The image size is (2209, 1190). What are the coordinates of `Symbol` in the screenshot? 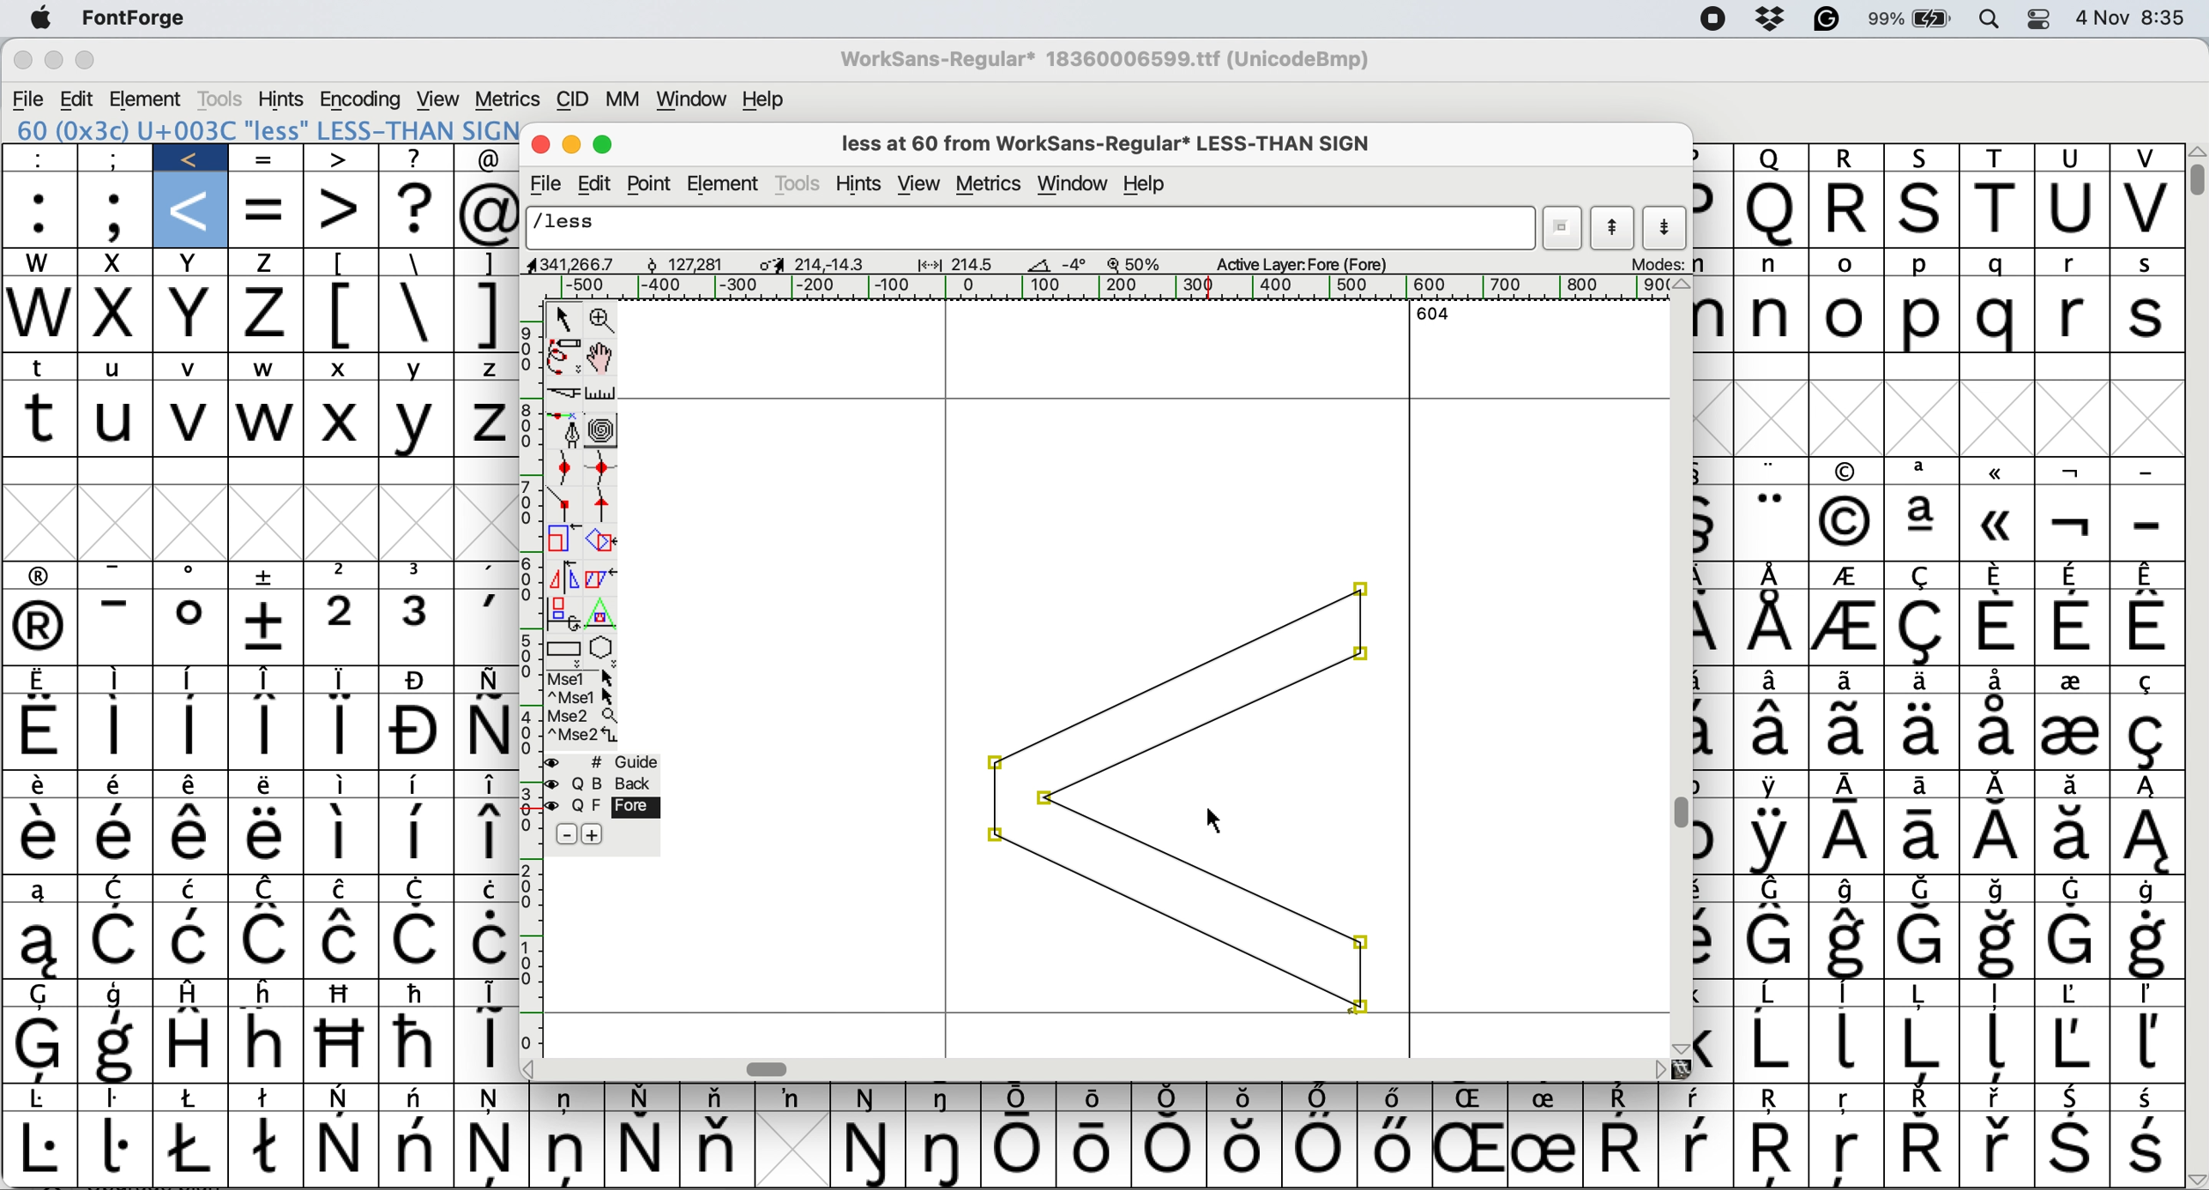 It's located at (1846, 520).